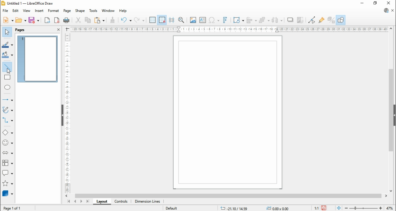  Describe the element at coordinates (153, 20) in the screenshot. I see `show grids` at that location.